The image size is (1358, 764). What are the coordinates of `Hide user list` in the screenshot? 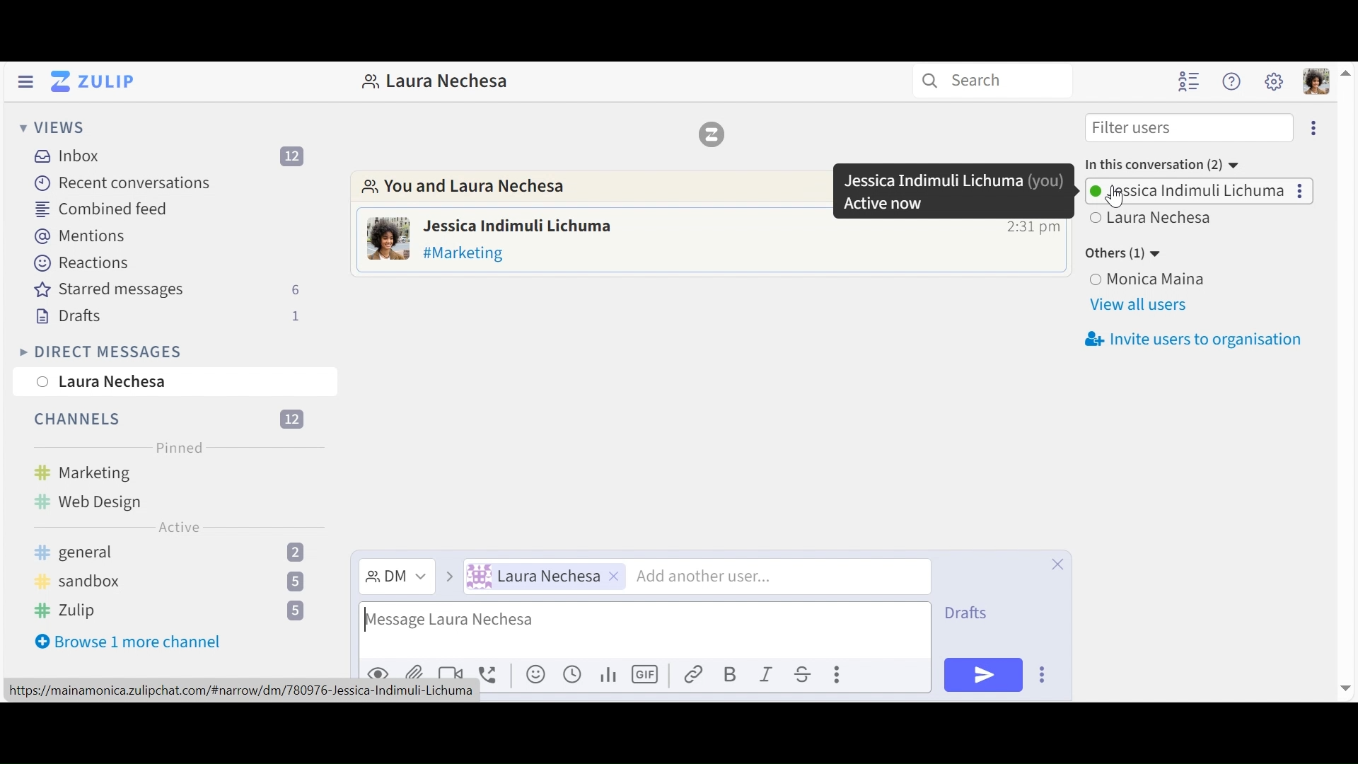 It's located at (1190, 82).